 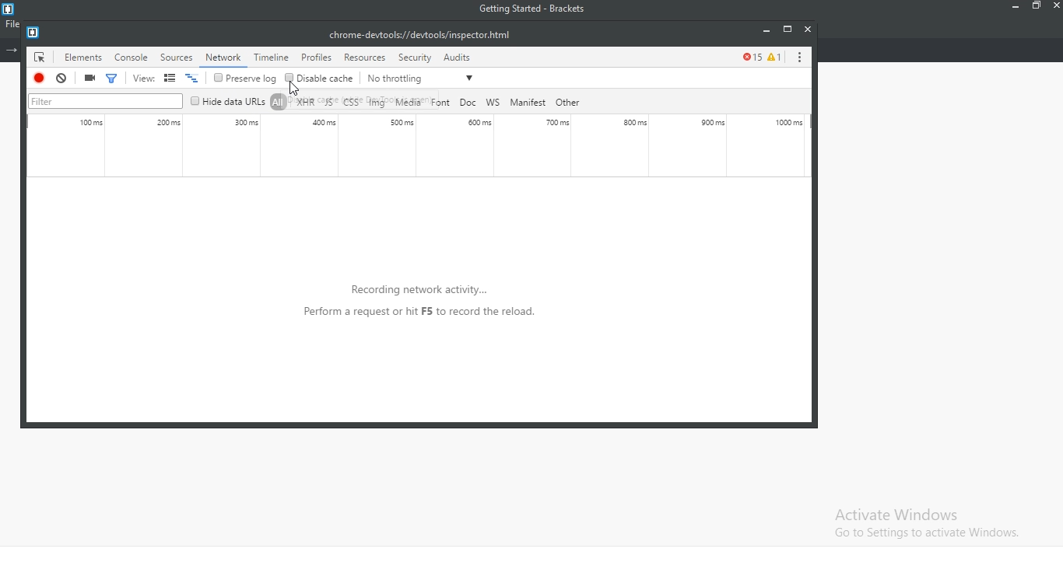 What do you see at coordinates (419, 34) in the screenshot?
I see `file link` at bounding box center [419, 34].